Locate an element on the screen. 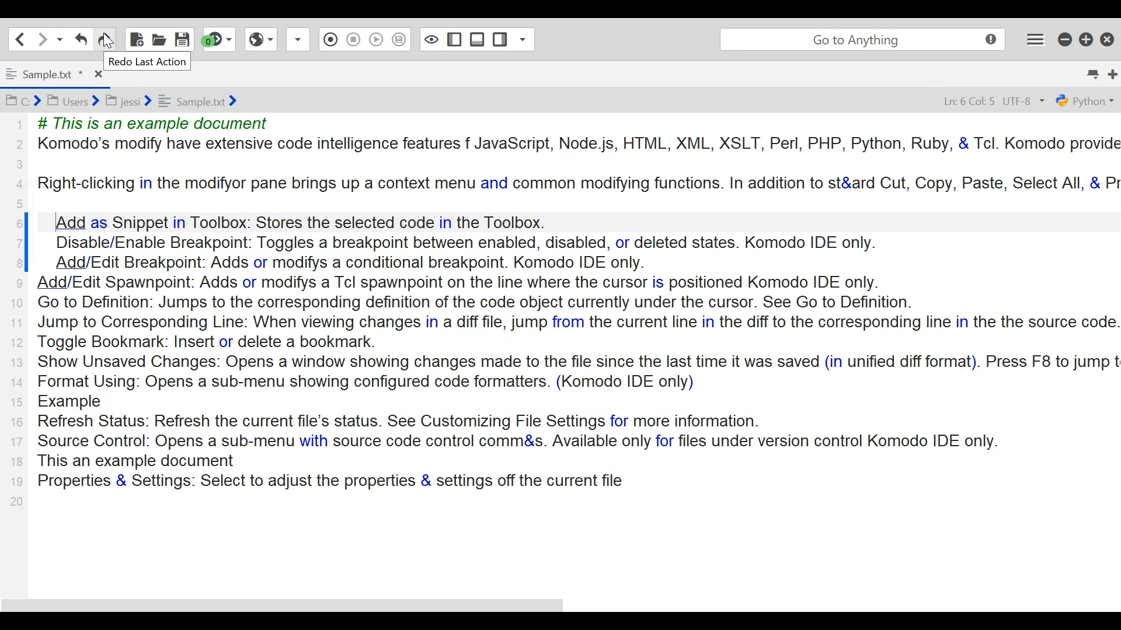 Image resolution: width=1121 pixels, height=630 pixels. Show/Hide Left Pane is located at coordinates (455, 38).